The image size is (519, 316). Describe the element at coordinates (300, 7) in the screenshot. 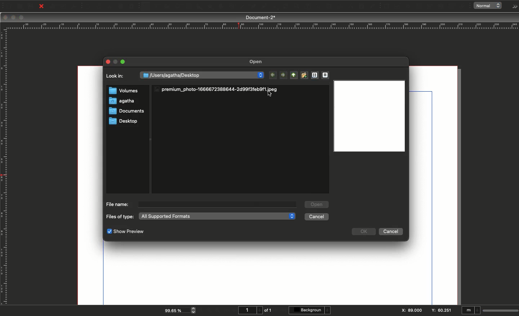

I see `Edit contents of frame` at that location.